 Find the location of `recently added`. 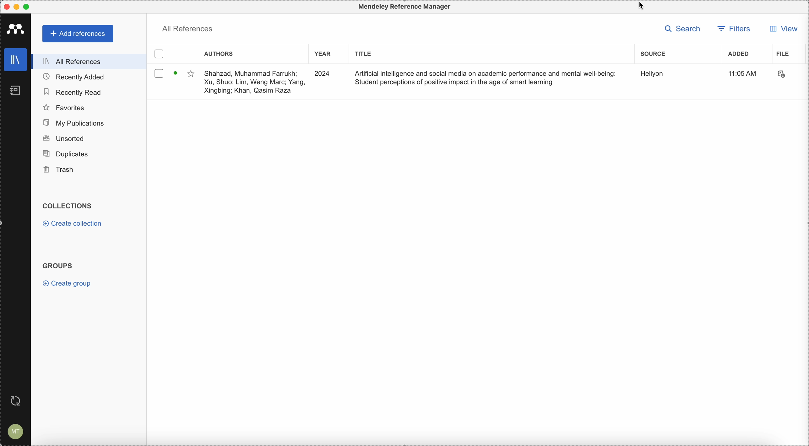

recently added is located at coordinates (75, 77).